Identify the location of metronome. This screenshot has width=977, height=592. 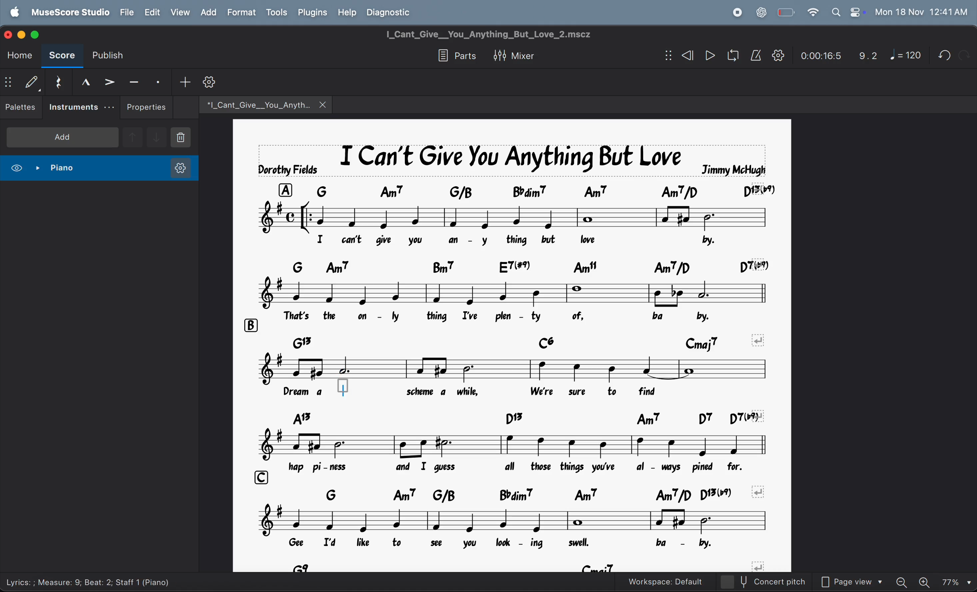
(756, 55).